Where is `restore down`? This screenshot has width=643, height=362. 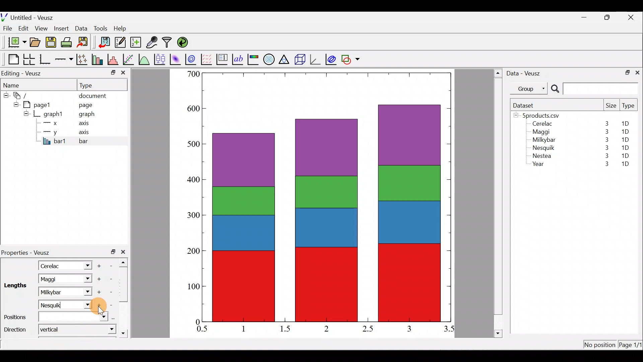
restore down is located at coordinates (113, 252).